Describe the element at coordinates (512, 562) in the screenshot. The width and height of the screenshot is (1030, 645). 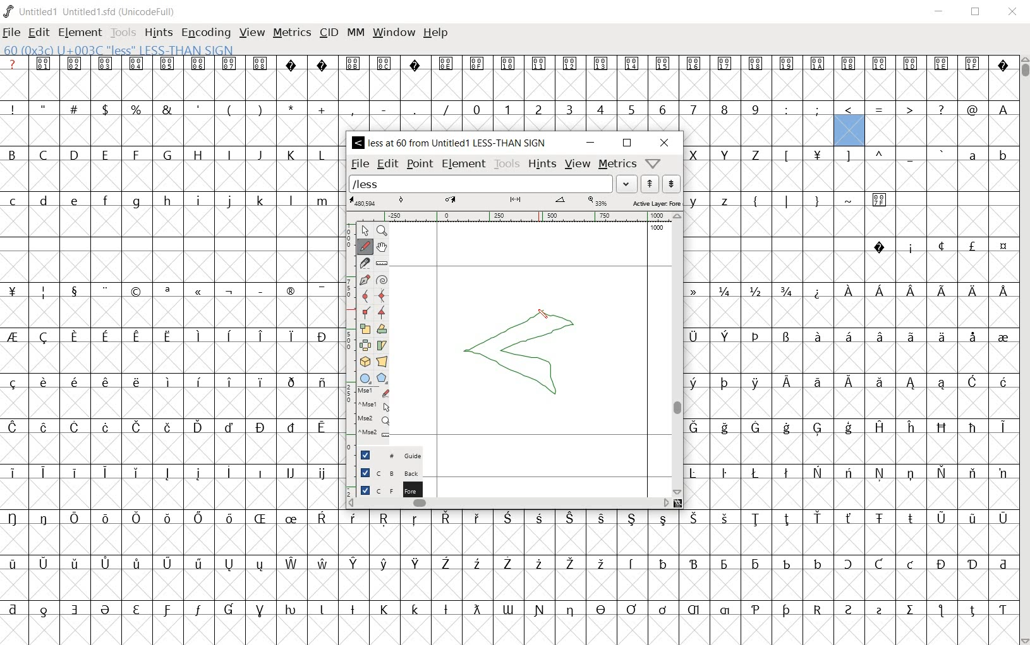
I see `special letters` at that location.